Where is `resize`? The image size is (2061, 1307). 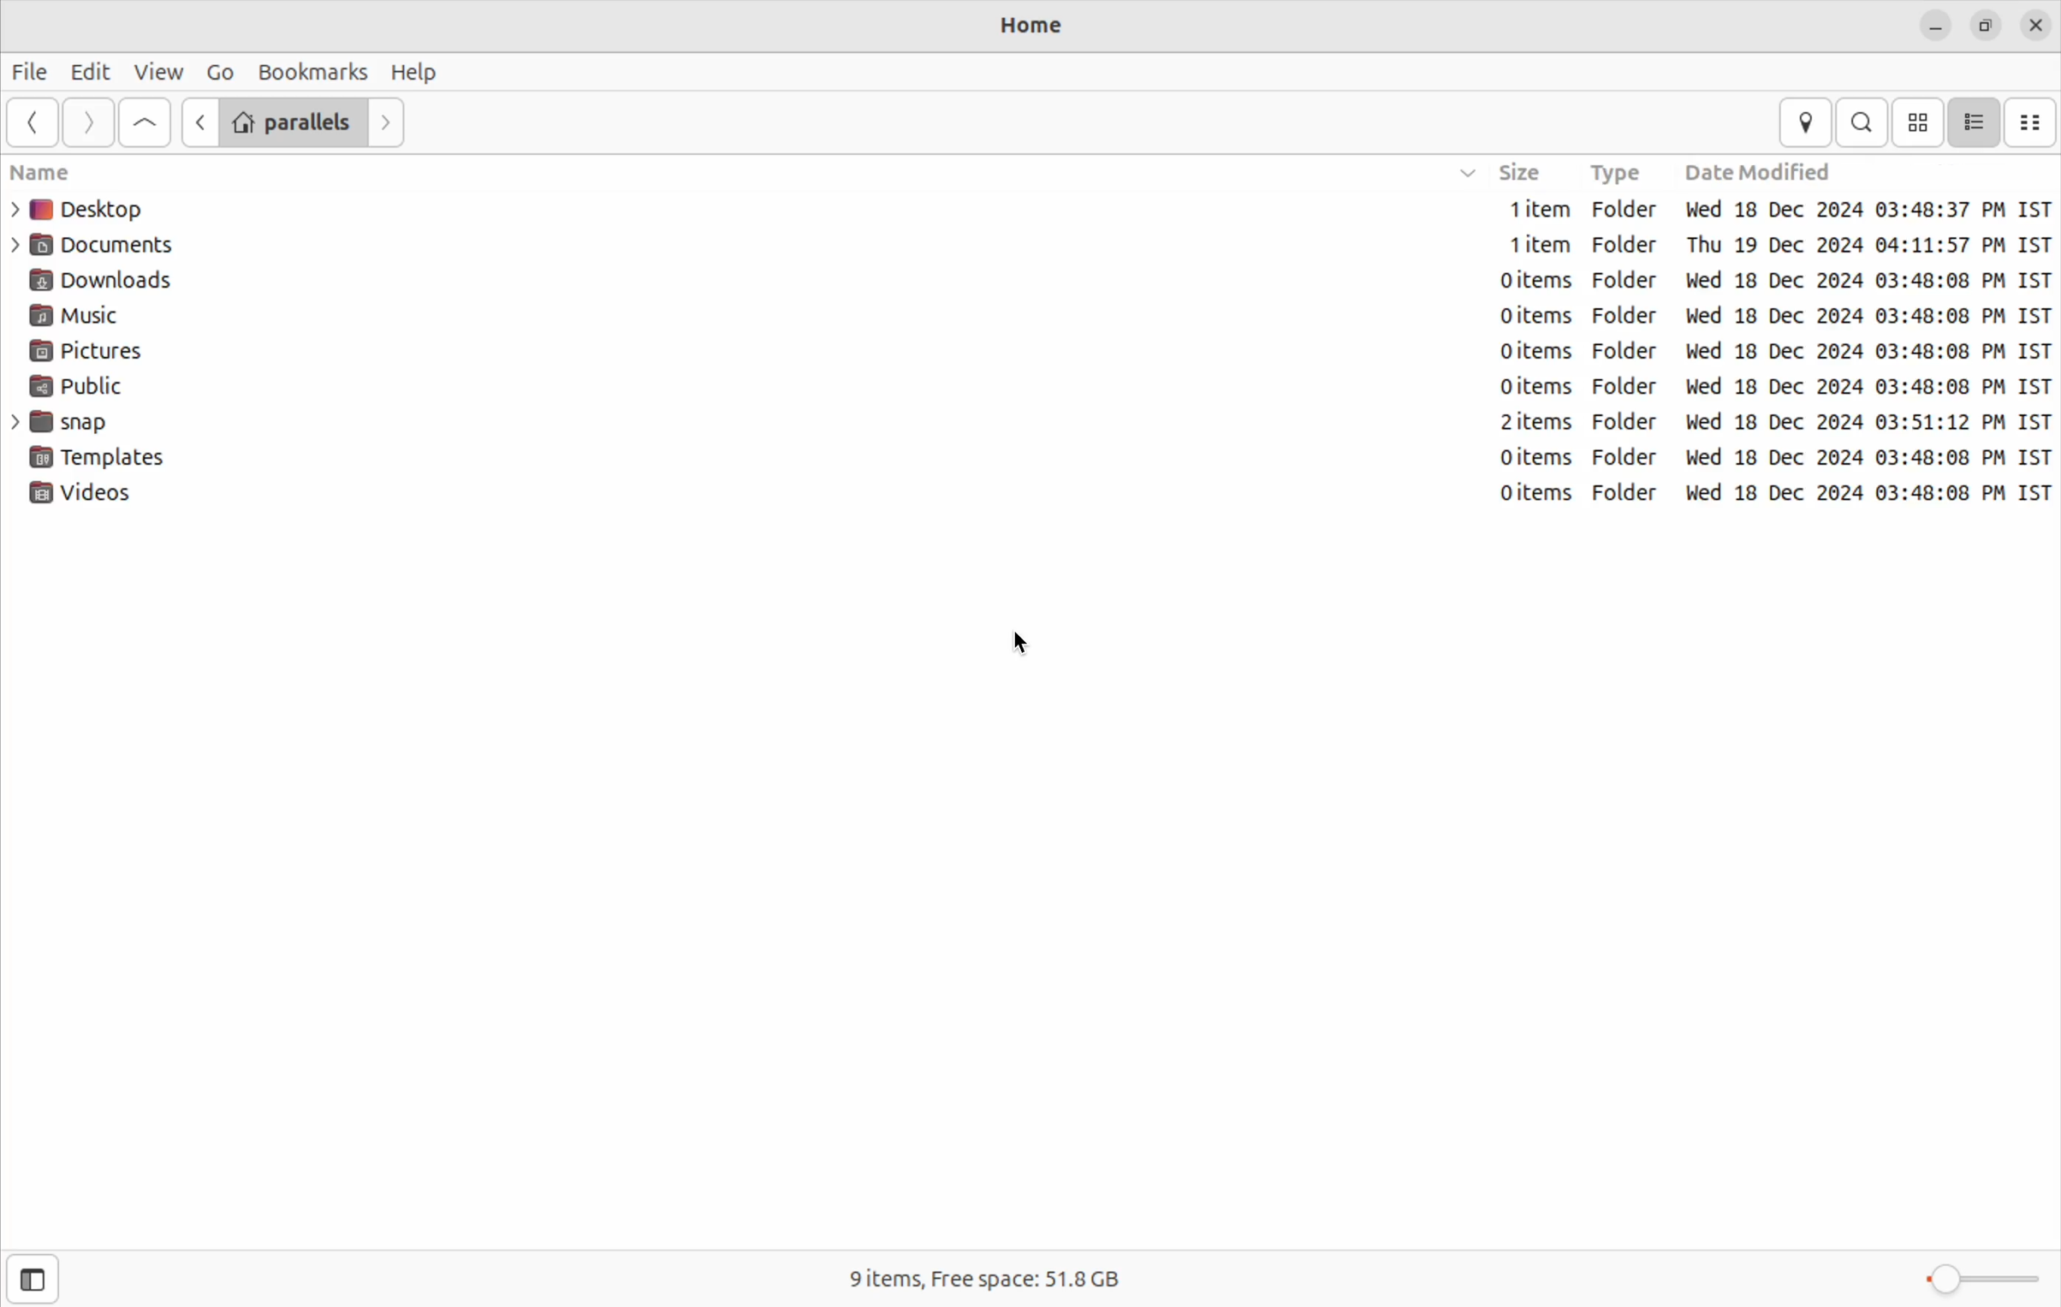
resize is located at coordinates (1988, 23).